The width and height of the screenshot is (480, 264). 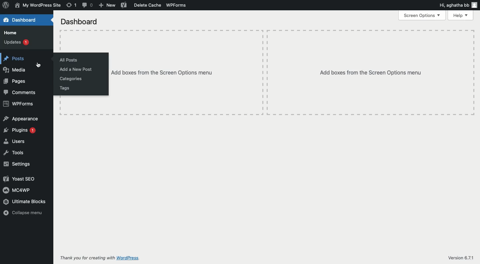 What do you see at coordinates (291, 72) in the screenshot?
I see `Add boxes from the screen options menu` at bounding box center [291, 72].